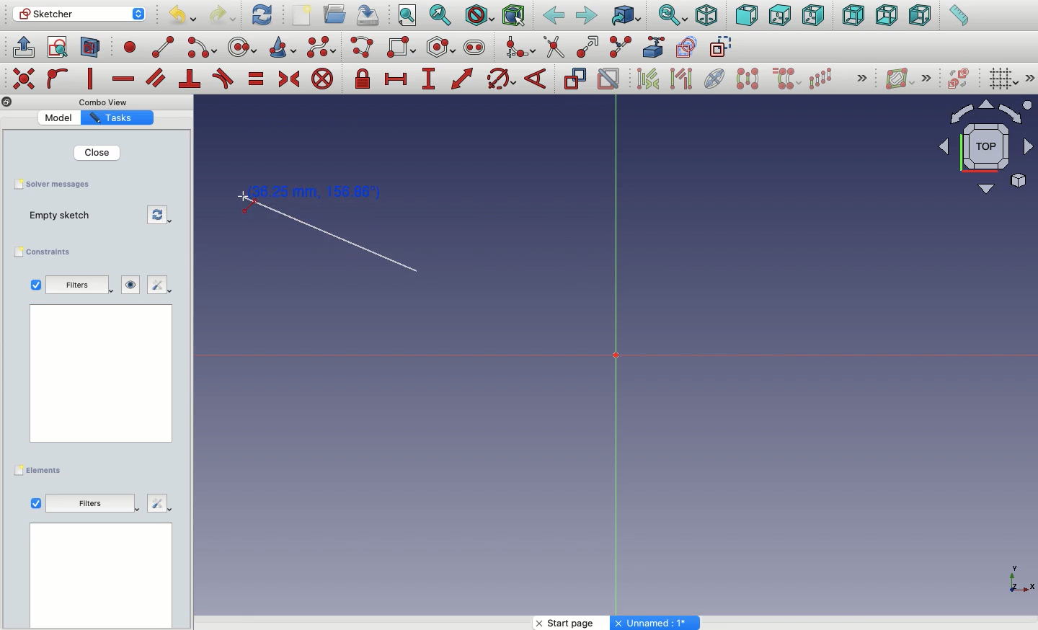  I want to click on Constrain block, so click(322, 80).